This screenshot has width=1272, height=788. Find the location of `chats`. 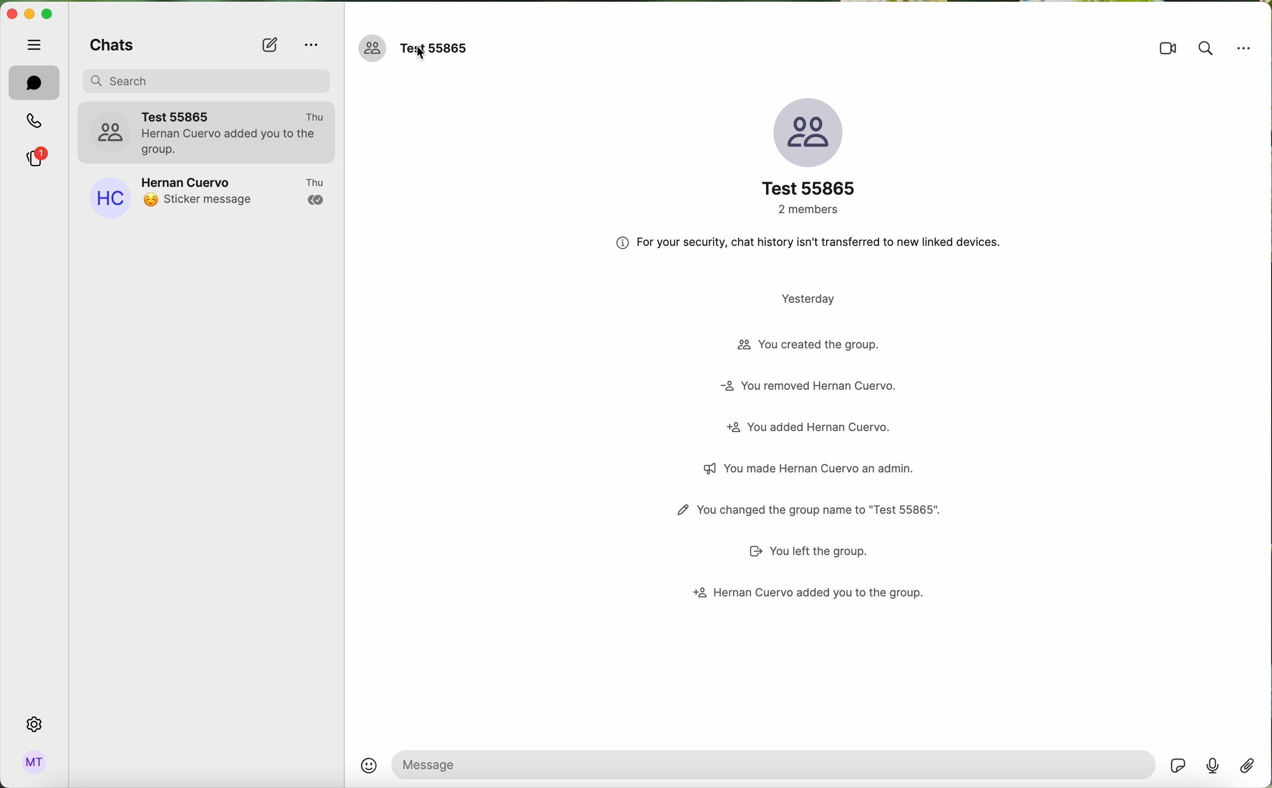

chats is located at coordinates (34, 82).